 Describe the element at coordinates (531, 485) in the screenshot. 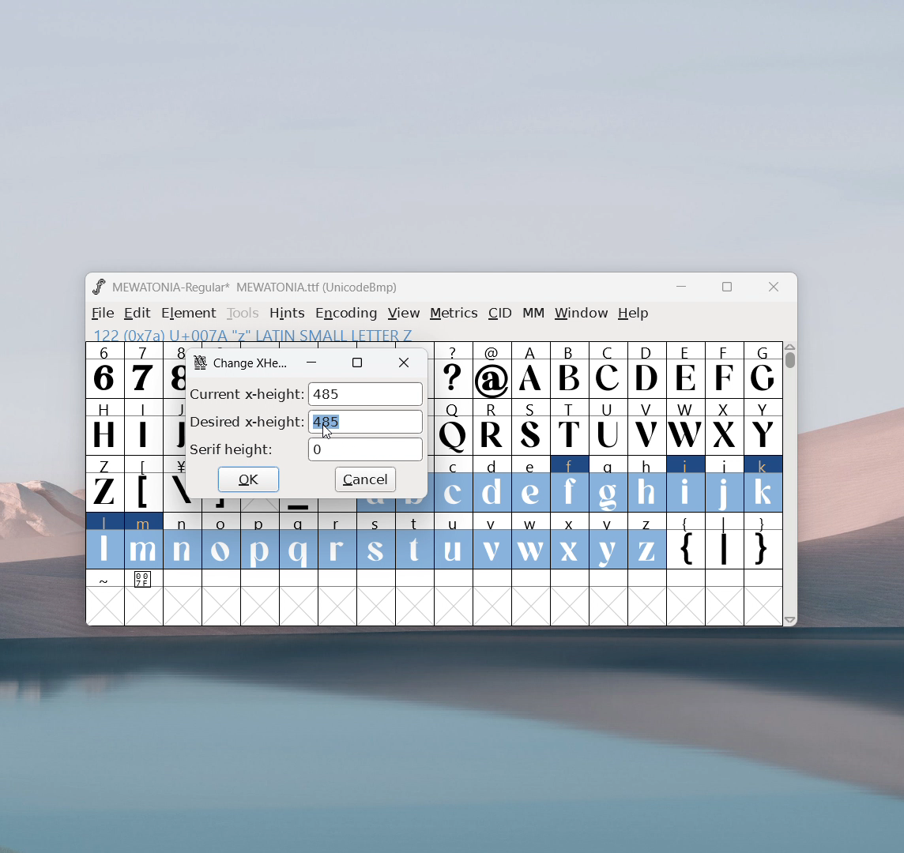

I see `e` at that location.